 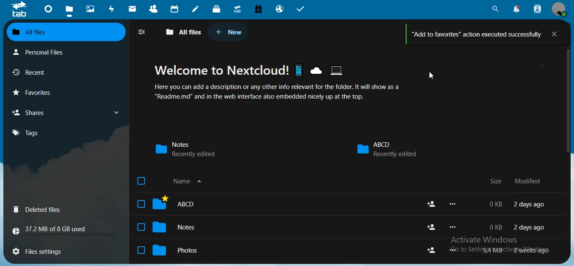 What do you see at coordinates (432, 76) in the screenshot?
I see `Mouse Cursor` at bounding box center [432, 76].